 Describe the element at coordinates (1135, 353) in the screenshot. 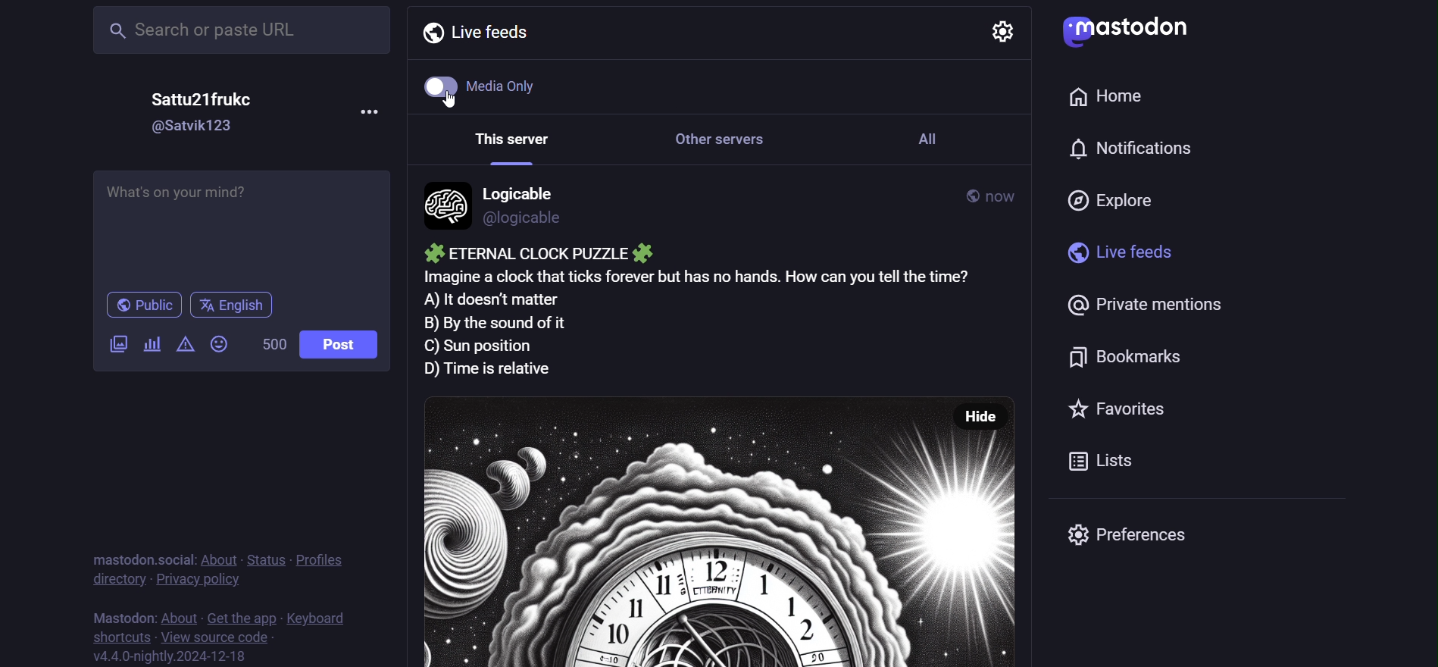

I see `bookmark` at that location.